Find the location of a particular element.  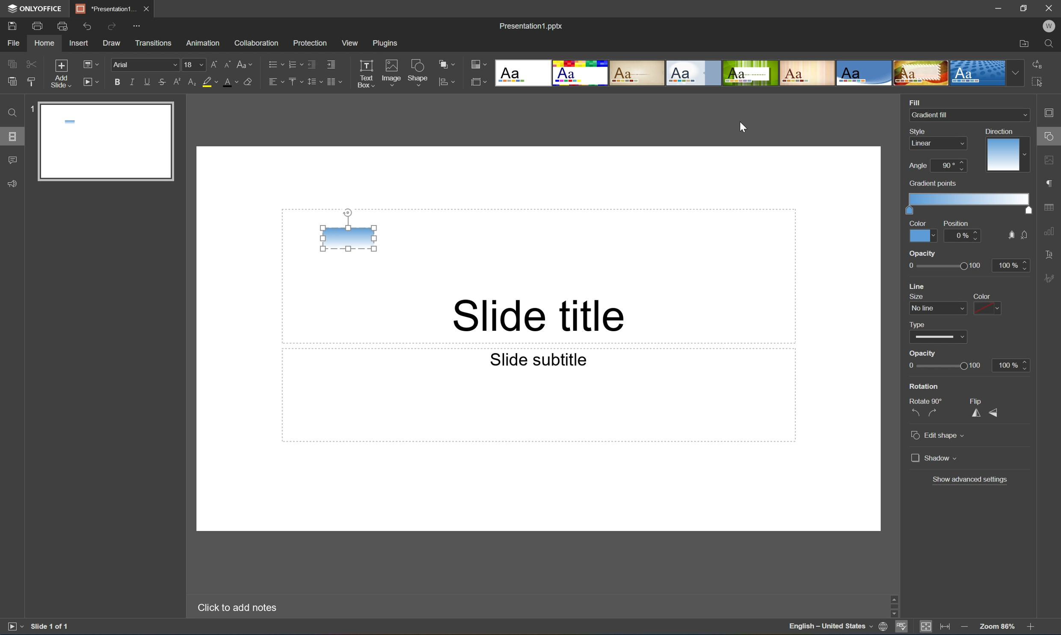

Find is located at coordinates (11, 113).